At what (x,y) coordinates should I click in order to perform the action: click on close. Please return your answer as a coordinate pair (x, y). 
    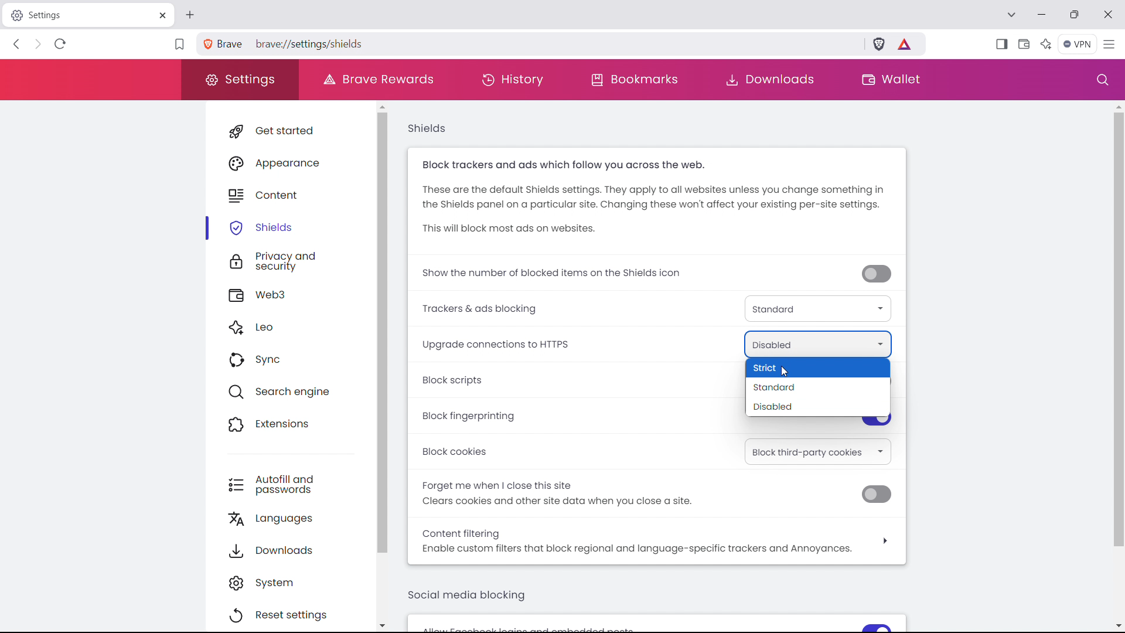
    Looking at the image, I should click on (1107, 14).